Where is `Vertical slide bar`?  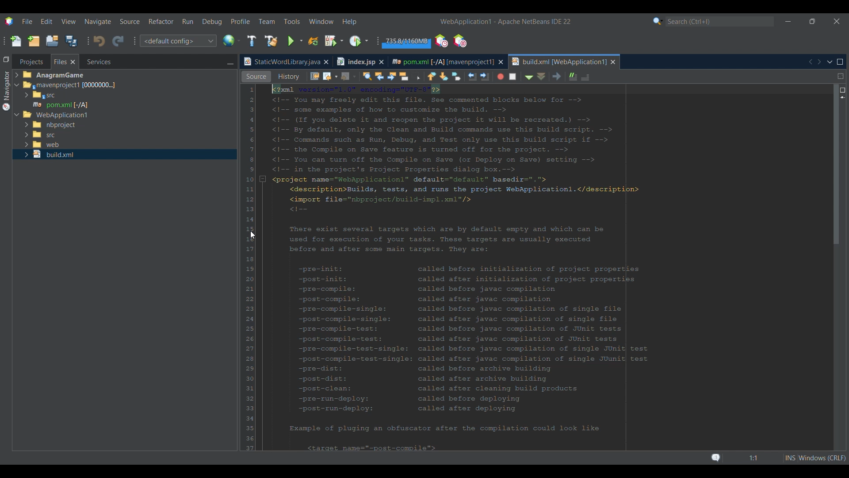
Vertical slide bar is located at coordinates (838, 269).